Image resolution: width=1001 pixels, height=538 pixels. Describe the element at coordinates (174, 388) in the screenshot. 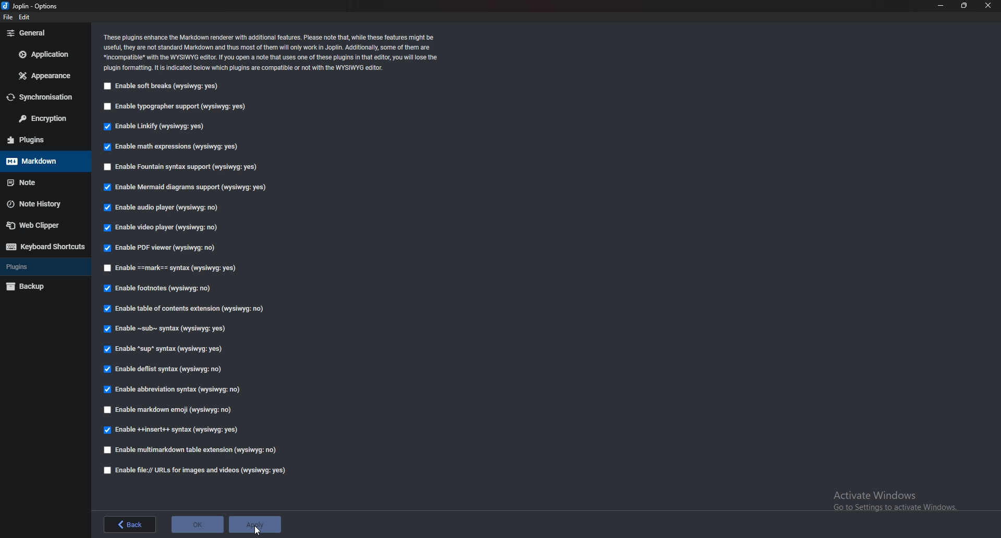

I see `enable Abbreviation Syntax` at that location.